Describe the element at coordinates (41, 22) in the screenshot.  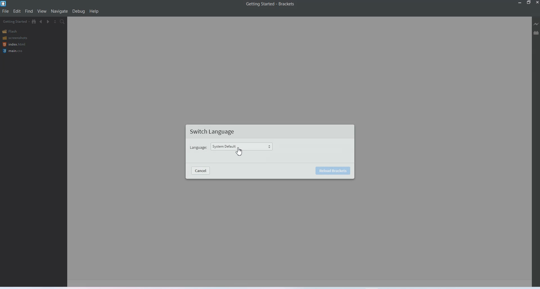
I see `Navigate backward` at that location.